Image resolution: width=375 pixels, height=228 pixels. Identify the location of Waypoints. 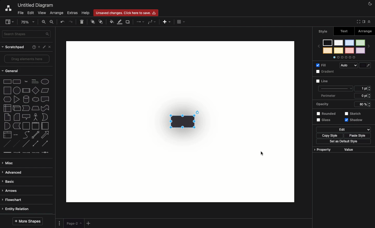
(151, 22).